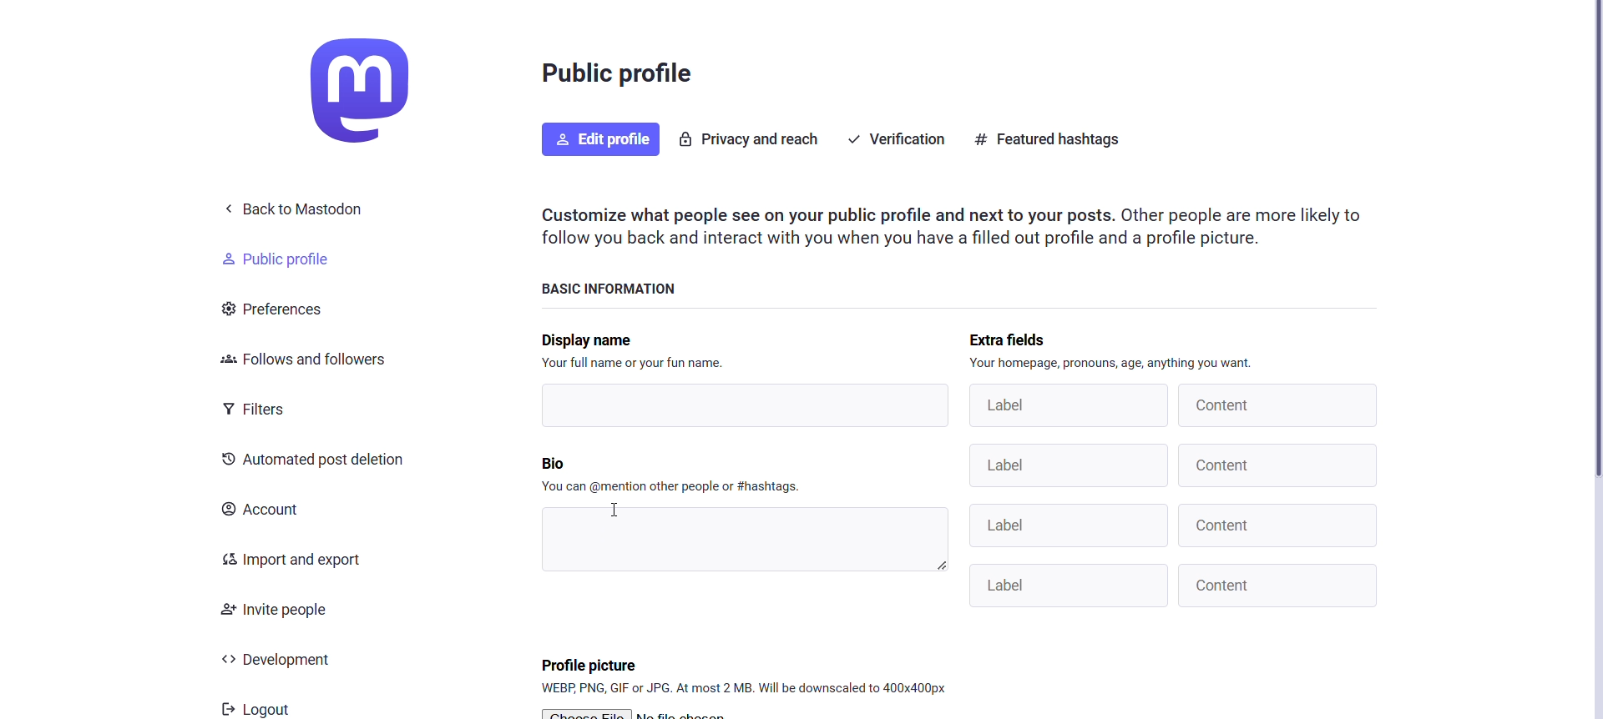 The image size is (1603, 719). What do you see at coordinates (1071, 585) in the screenshot?
I see `` at bounding box center [1071, 585].